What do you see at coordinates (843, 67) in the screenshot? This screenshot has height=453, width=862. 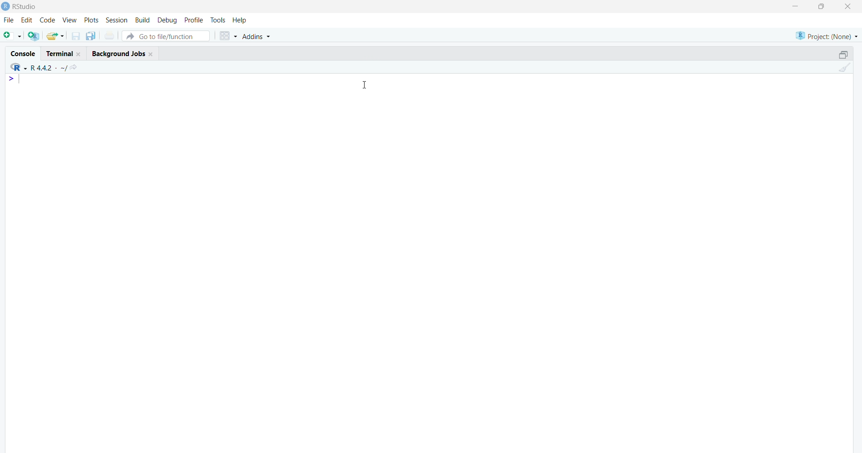 I see `clear console` at bounding box center [843, 67].